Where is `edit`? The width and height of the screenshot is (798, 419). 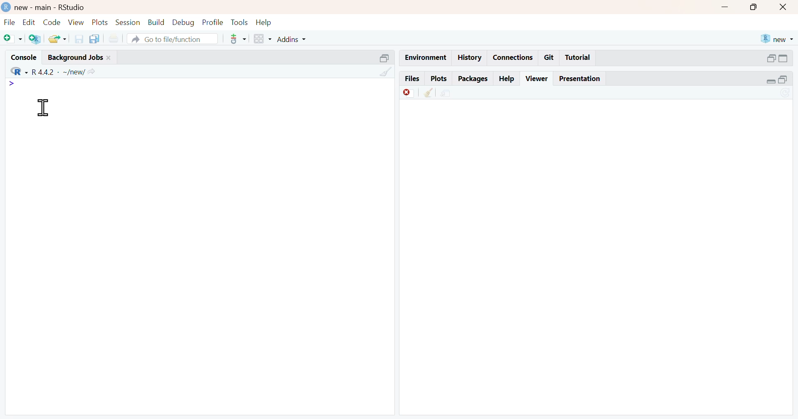
edit is located at coordinates (28, 22).